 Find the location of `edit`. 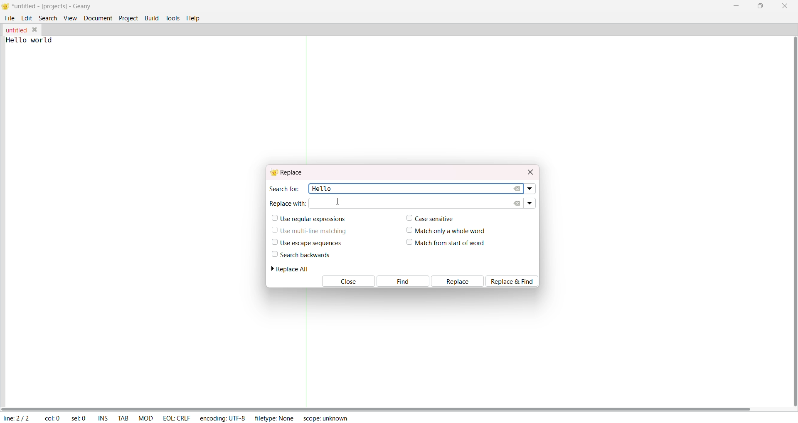

edit is located at coordinates (27, 17).